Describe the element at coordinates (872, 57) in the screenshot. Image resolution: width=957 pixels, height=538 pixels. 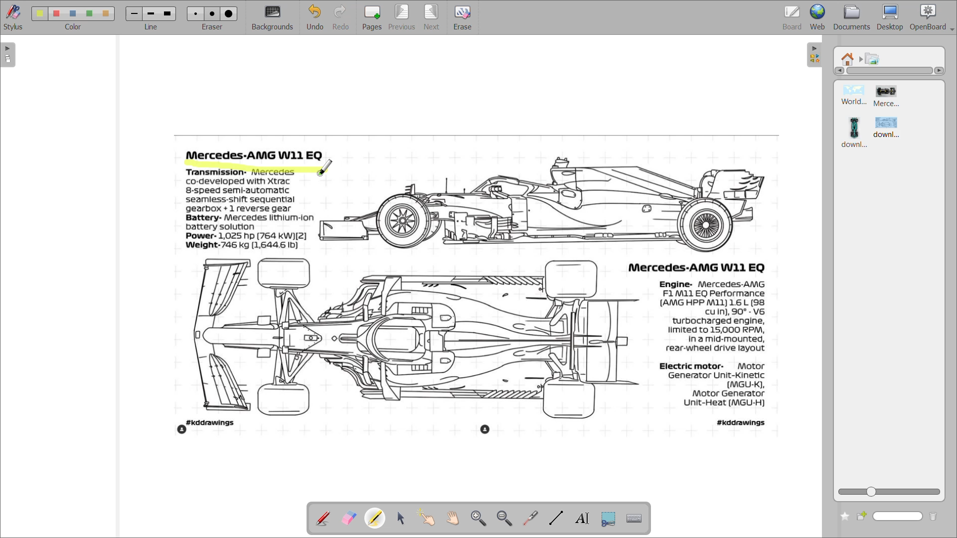
I see `pictures` at that location.